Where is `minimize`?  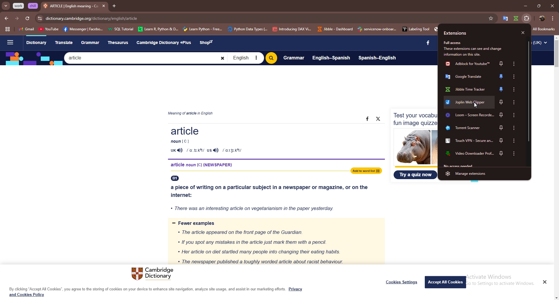 minimize is located at coordinates (525, 6).